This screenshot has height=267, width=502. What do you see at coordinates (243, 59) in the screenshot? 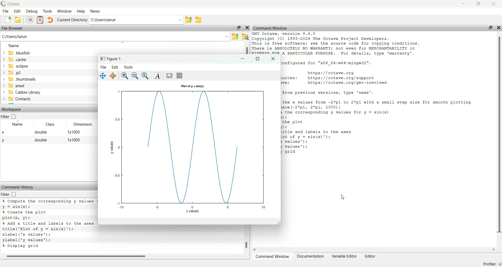
I see `minimize` at bounding box center [243, 59].